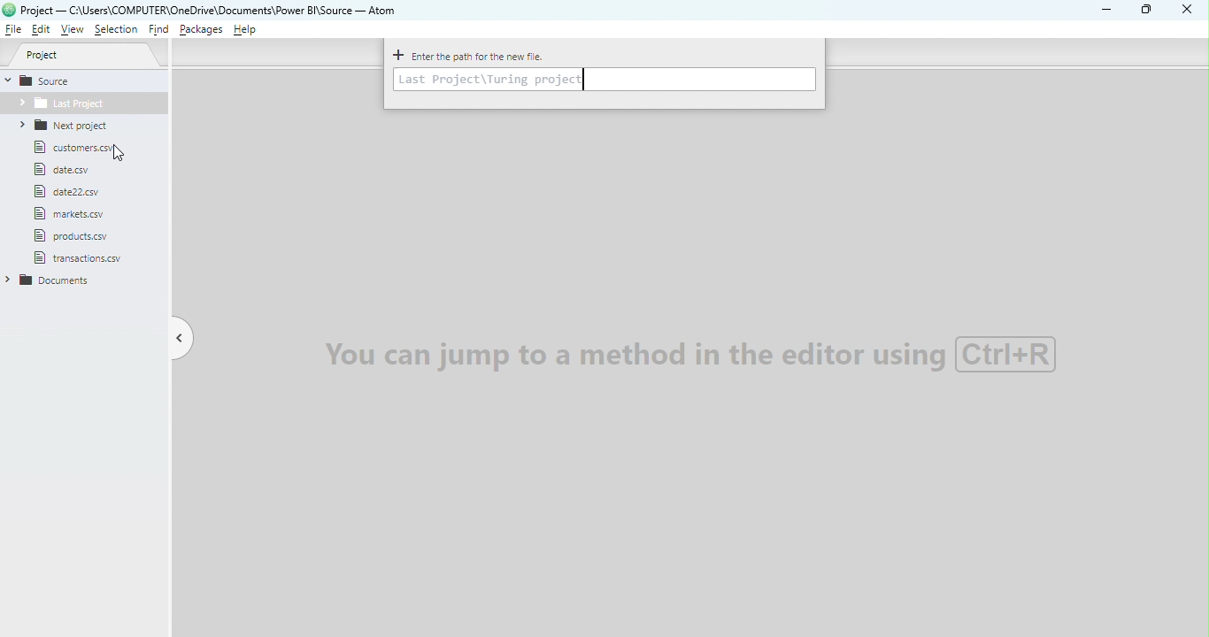 The width and height of the screenshot is (1209, 637). I want to click on Selection, so click(116, 30).